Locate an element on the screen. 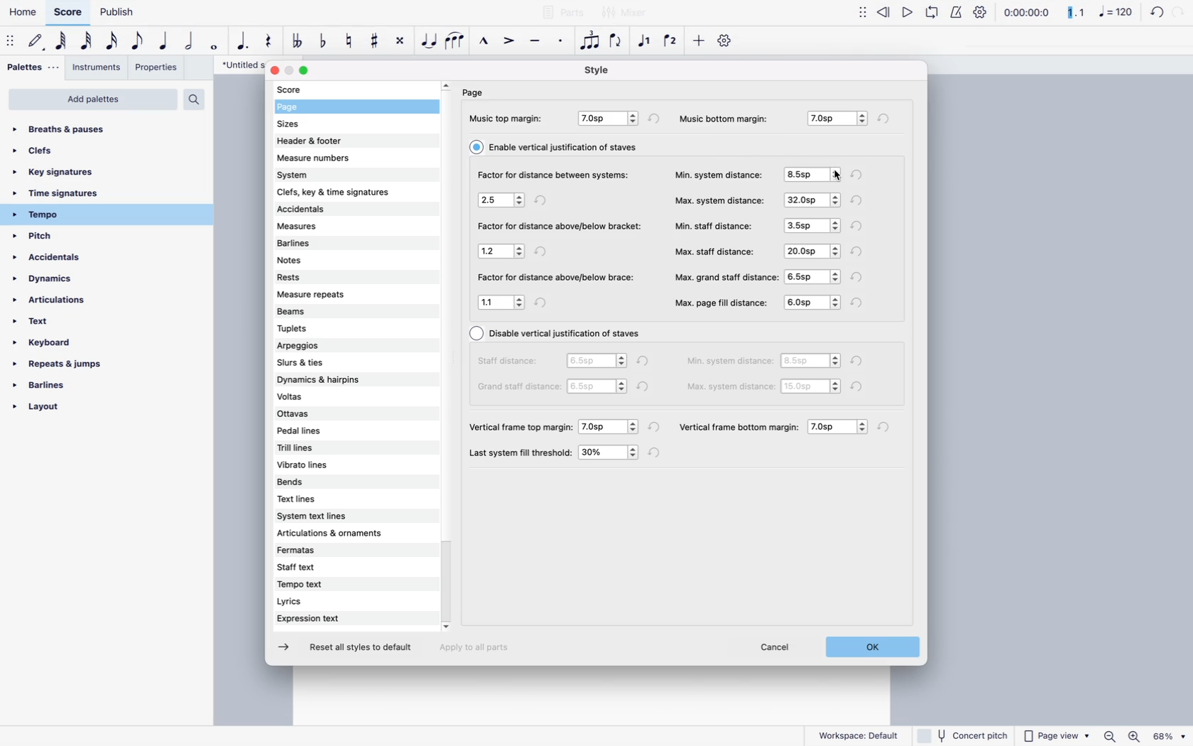 The image size is (1193, 746). full note is located at coordinates (216, 44).